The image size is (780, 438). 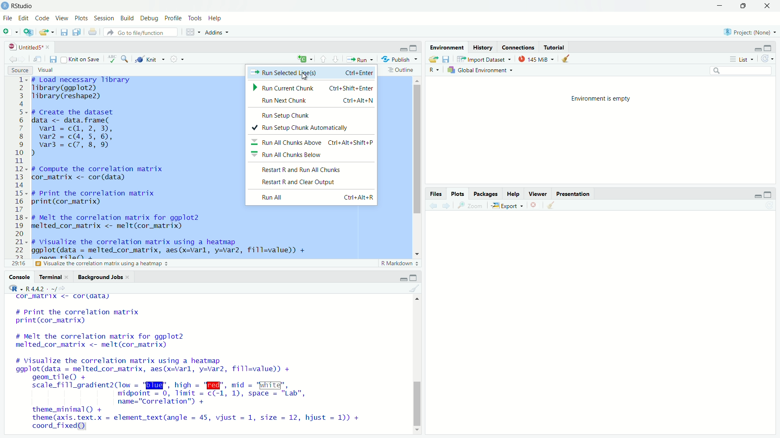 I want to click on cor_matrix <- cordidata)
# Print the correlation matrix
print(cor_matrix)
# Melt the correlation matrix for ggplot2
melted_cor_matrix <- melt(cor_matrix)
# Visualize the correlation matrix using a heatmap
ggplot(data = melted_cor_matrix, aes(x=varl, y=var2, fill=value)) +
geom_tile() +
scale_fill_gradient2(low = "BI", hich = "W@", mid = "White",
midpoint = 0, limit = c(-1, 1), space = "Lab",
name="Correlation") +
theme_minimal() +
theme (axis. text.x = element_text(angle = 45, vijust = 1, size = 12, hjust = 1)) +
coord_fixed), so click(x=198, y=363).